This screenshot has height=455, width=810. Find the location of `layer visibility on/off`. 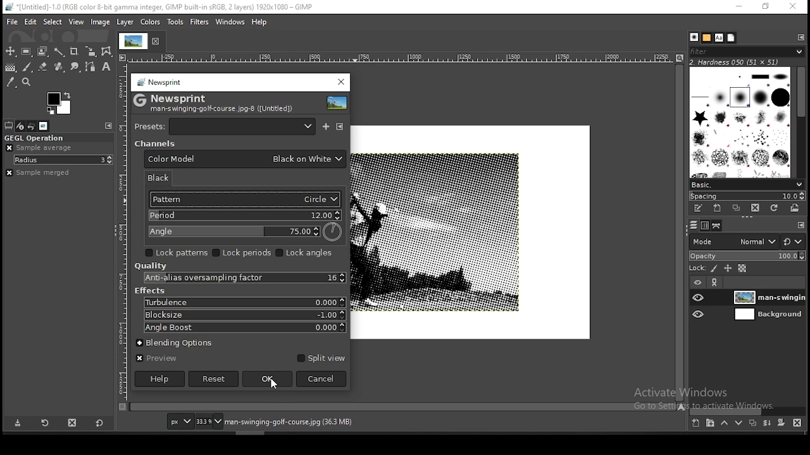

layer visibility on/off is located at coordinates (698, 298).